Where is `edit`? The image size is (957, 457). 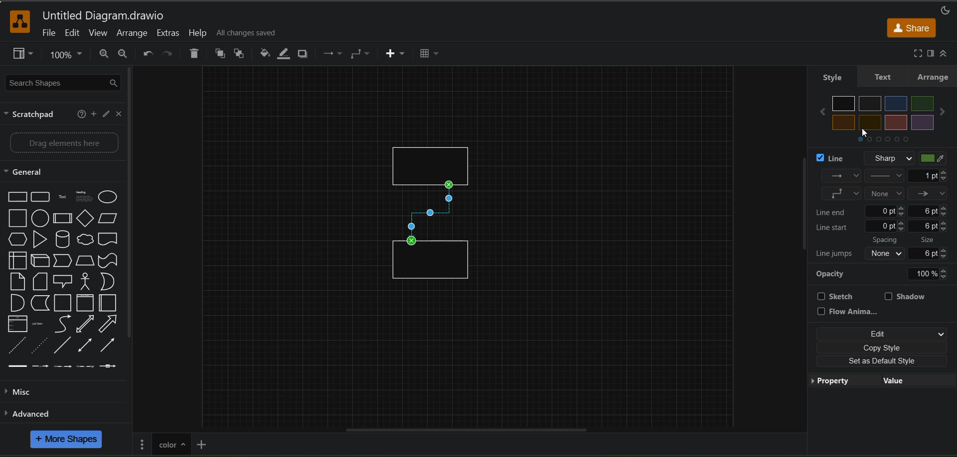 edit is located at coordinates (108, 115).